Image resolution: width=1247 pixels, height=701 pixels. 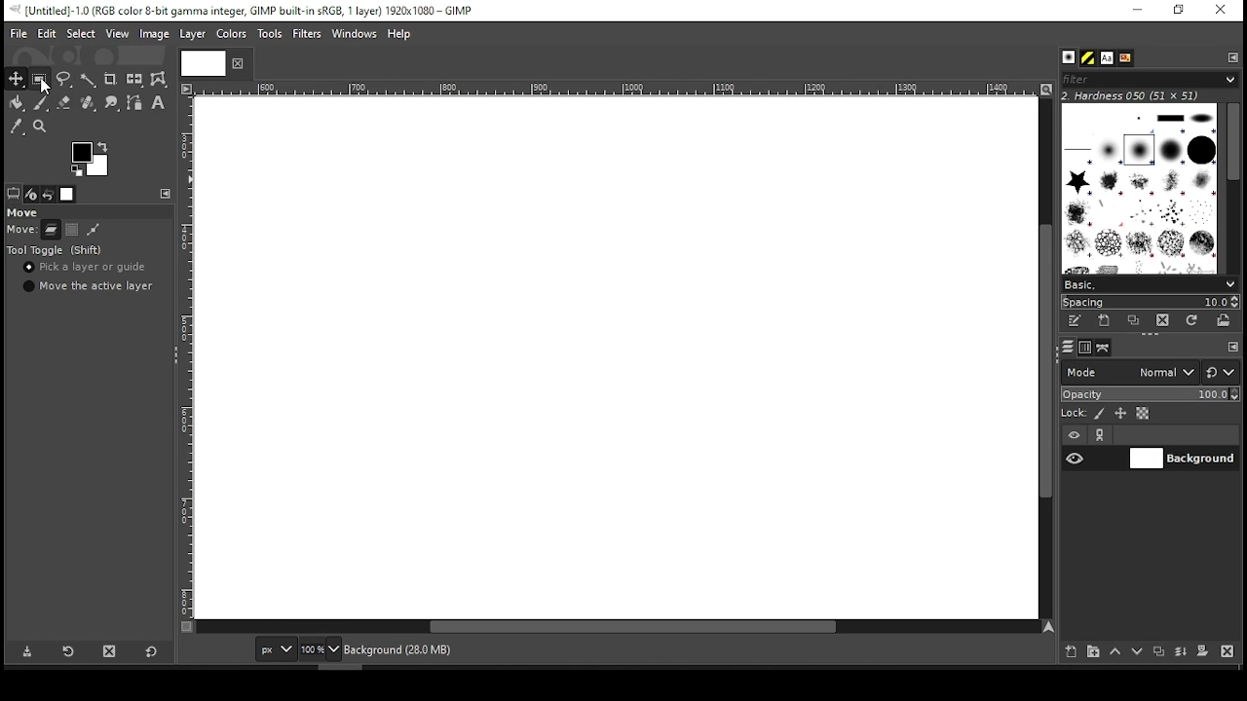 What do you see at coordinates (1075, 415) in the screenshot?
I see `lock:` at bounding box center [1075, 415].